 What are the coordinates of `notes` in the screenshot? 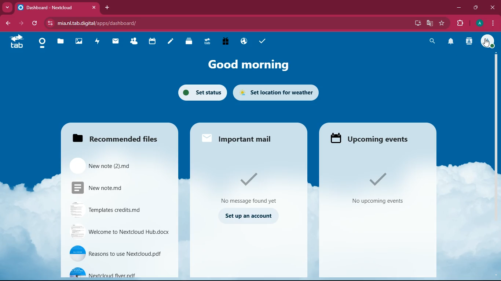 It's located at (170, 42).